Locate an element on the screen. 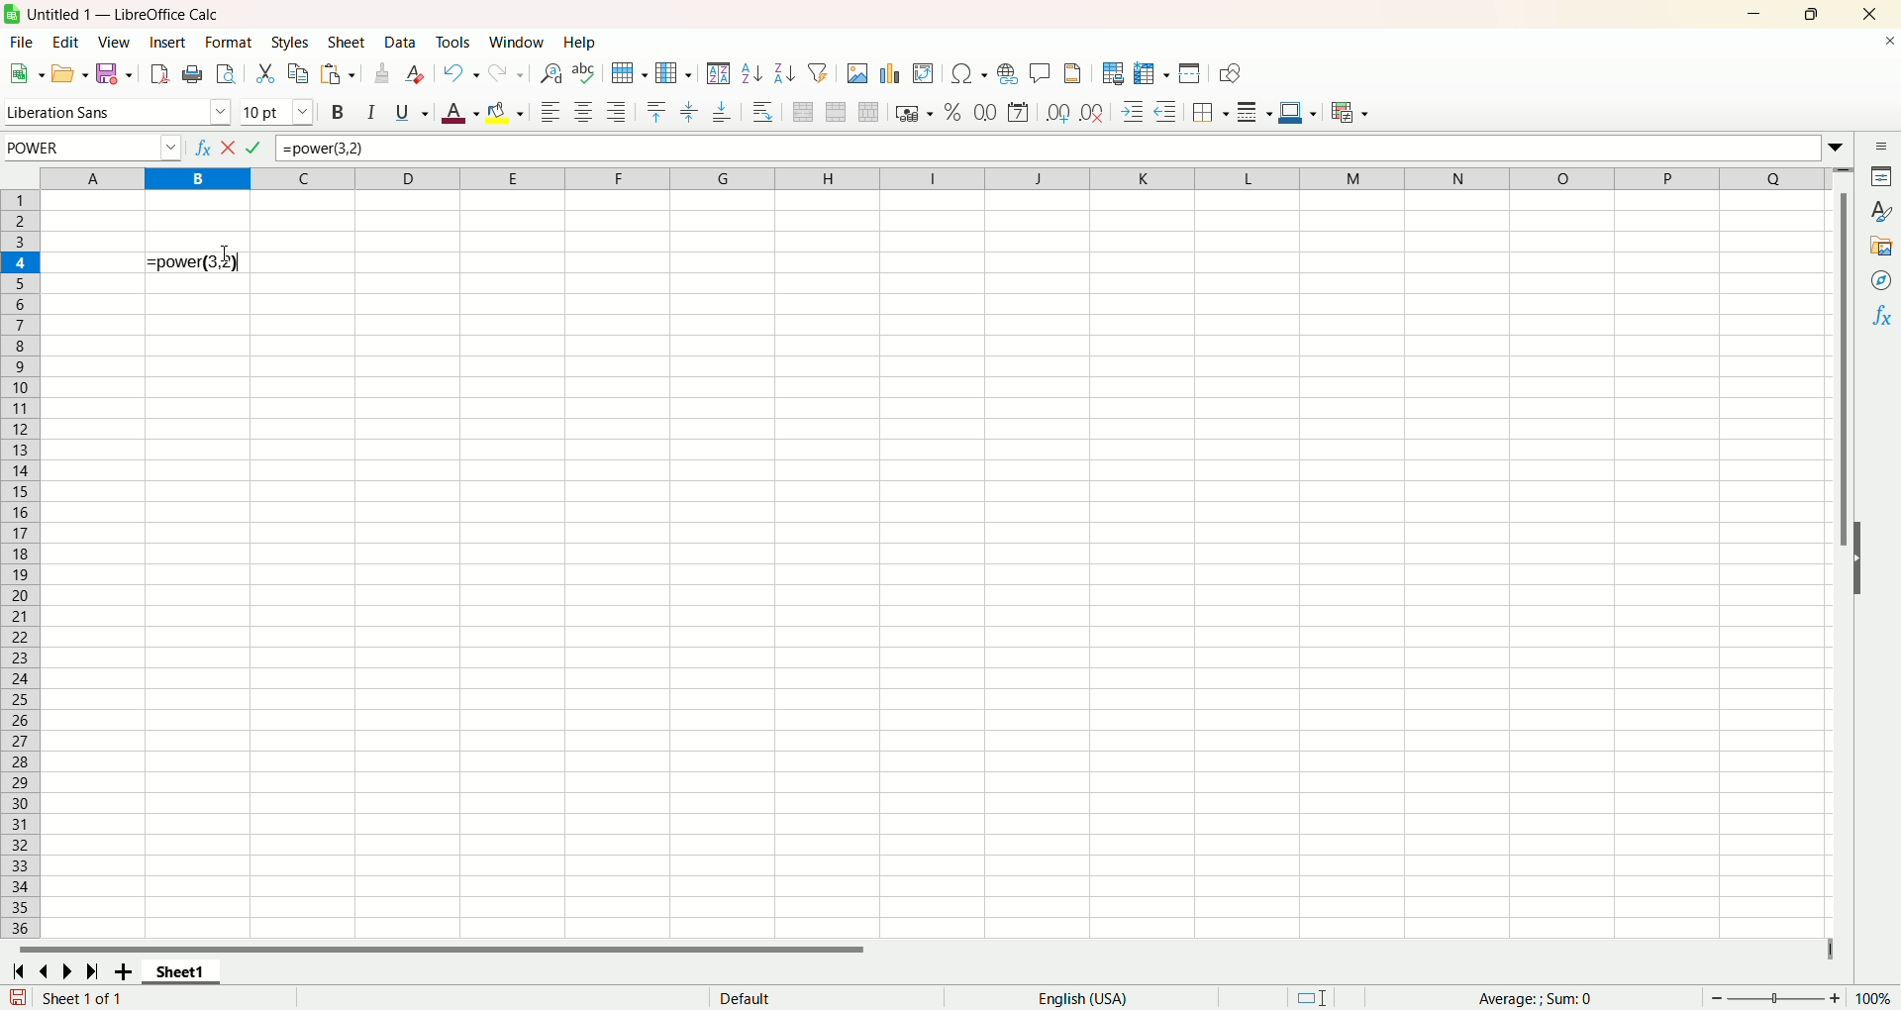  Selection mode is located at coordinates (1329, 995).